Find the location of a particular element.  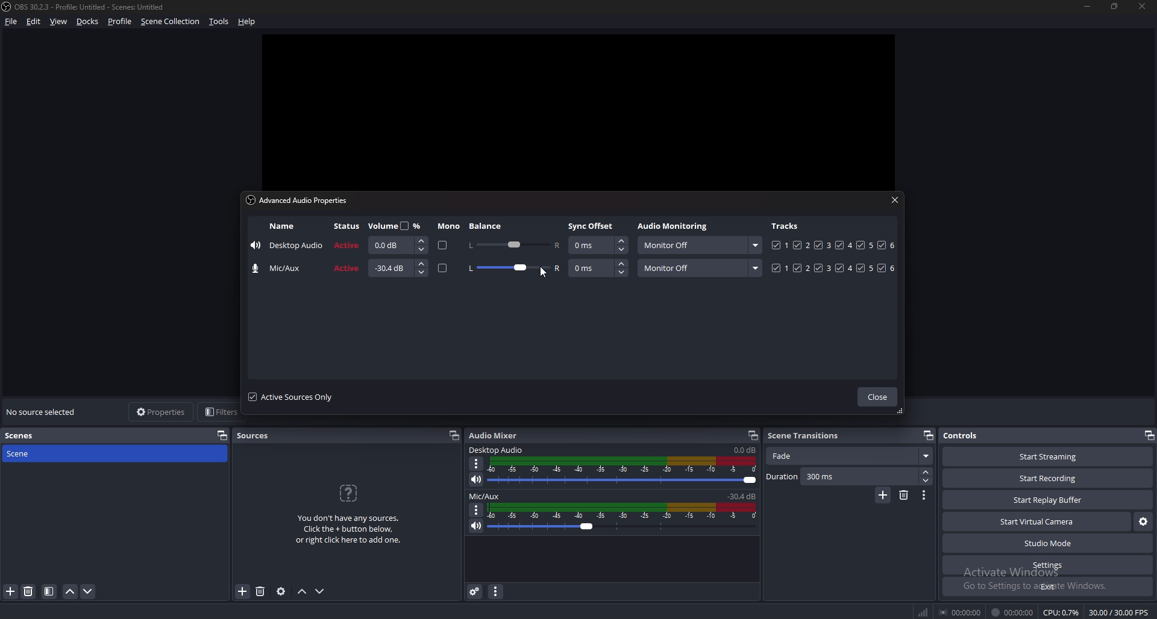

scene is located at coordinates (24, 453).